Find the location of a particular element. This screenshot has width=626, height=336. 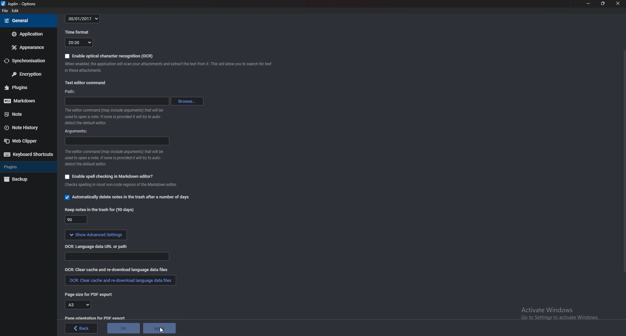

Back up is located at coordinates (24, 179).